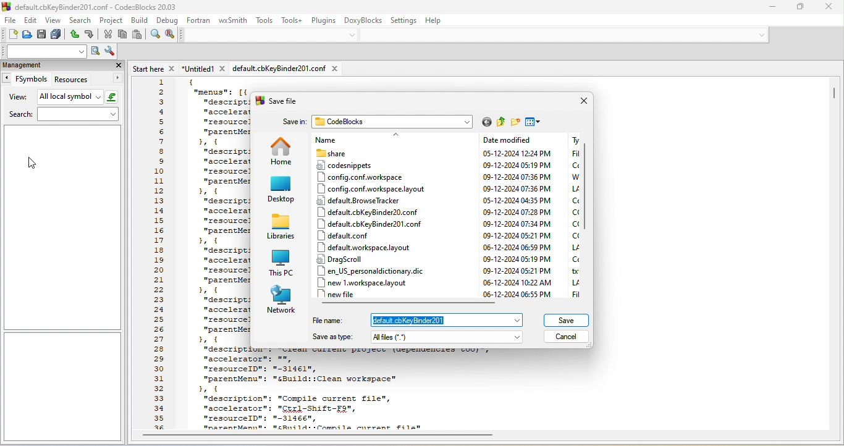 The height and width of the screenshot is (446, 844). What do you see at coordinates (487, 122) in the screenshot?
I see `go to last folder` at bounding box center [487, 122].